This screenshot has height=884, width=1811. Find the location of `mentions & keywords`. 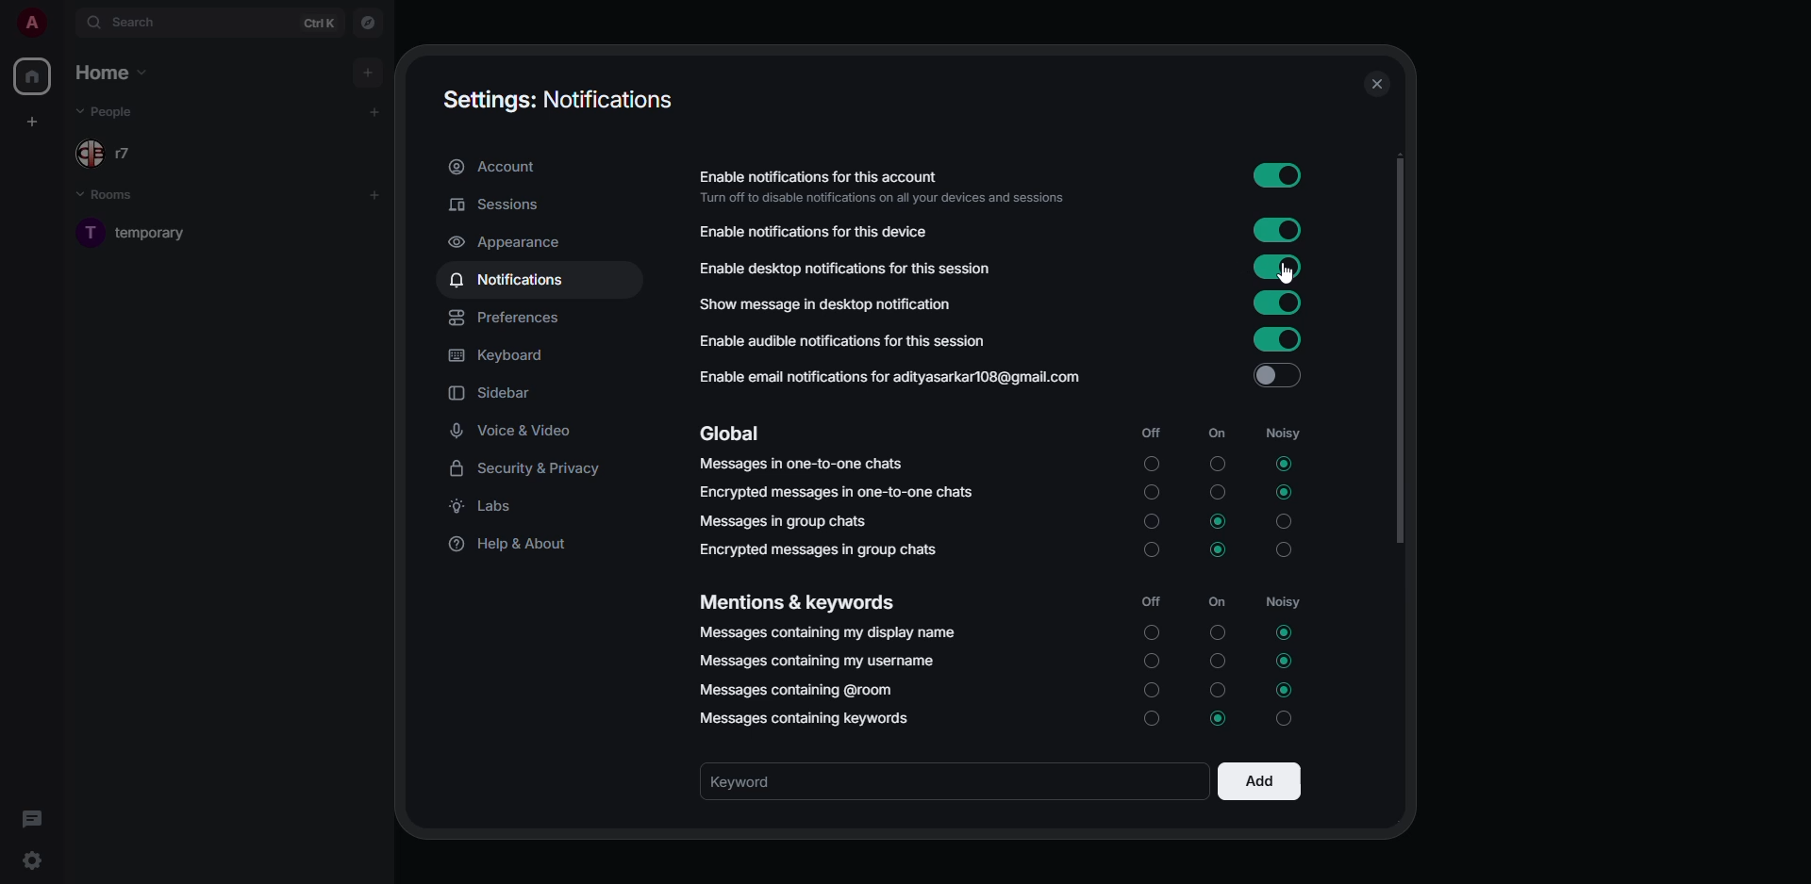

mentions & keywords is located at coordinates (796, 602).